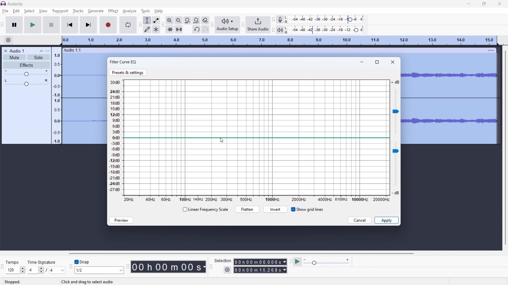 The height and width of the screenshot is (285, 508). What do you see at coordinates (491, 50) in the screenshot?
I see `menu` at bounding box center [491, 50].